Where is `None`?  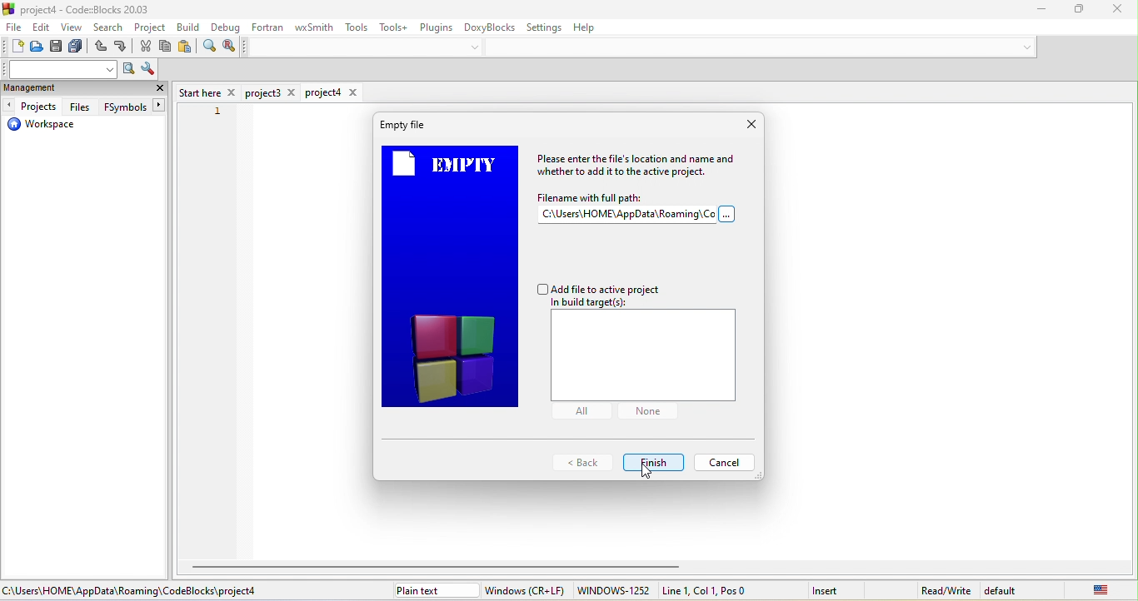 None is located at coordinates (646, 411).